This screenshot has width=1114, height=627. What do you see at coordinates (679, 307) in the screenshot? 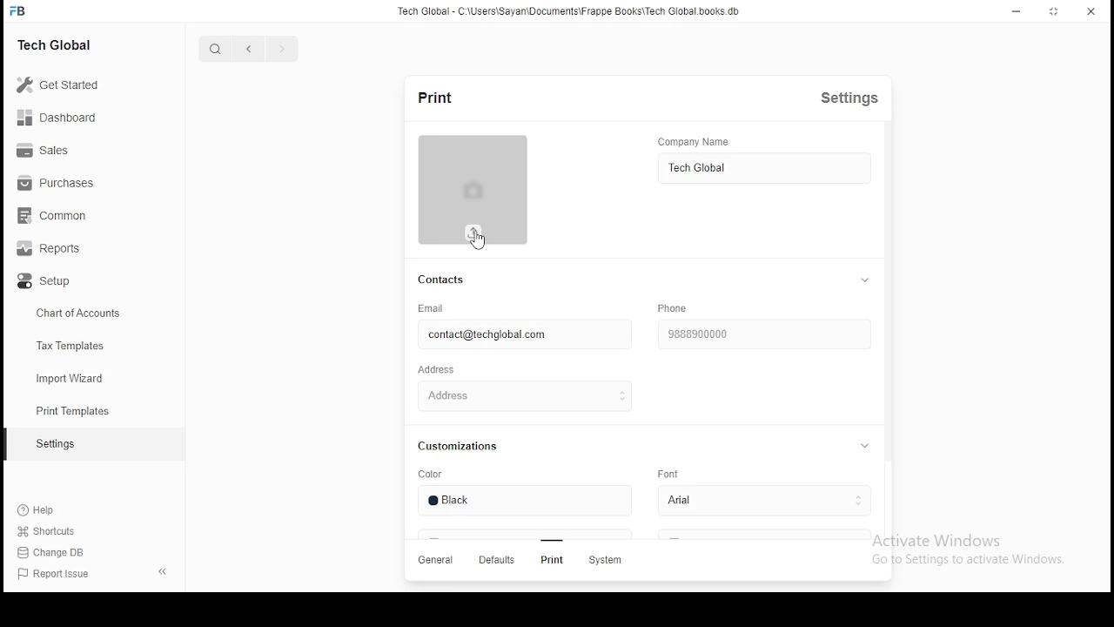
I see `Phone.` at bounding box center [679, 307].